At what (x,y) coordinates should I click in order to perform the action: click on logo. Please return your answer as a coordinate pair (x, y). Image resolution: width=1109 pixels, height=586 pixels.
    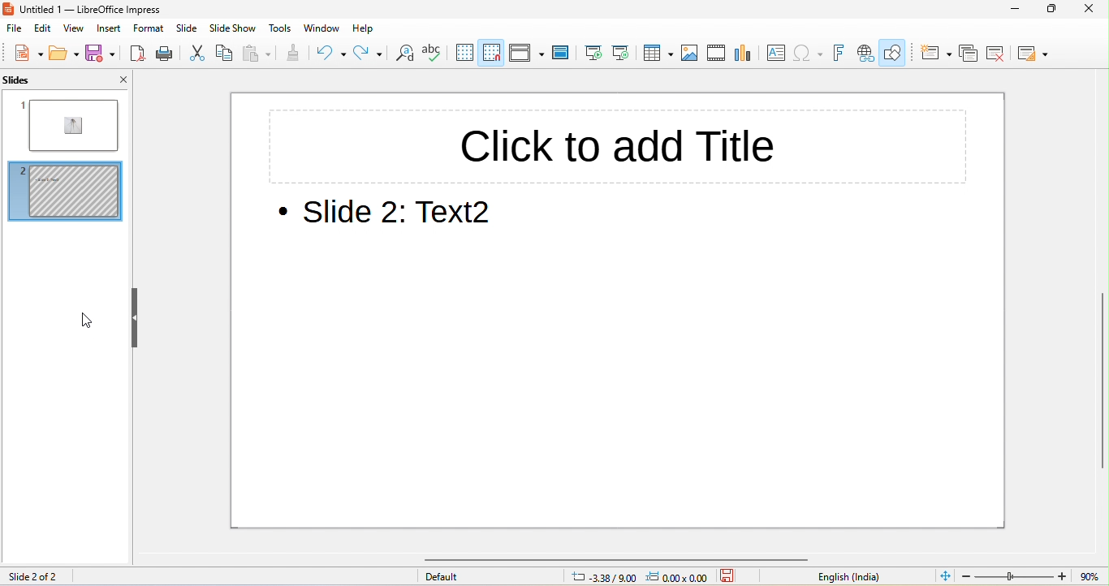
    Looking at the image, I should click on (11, 10).